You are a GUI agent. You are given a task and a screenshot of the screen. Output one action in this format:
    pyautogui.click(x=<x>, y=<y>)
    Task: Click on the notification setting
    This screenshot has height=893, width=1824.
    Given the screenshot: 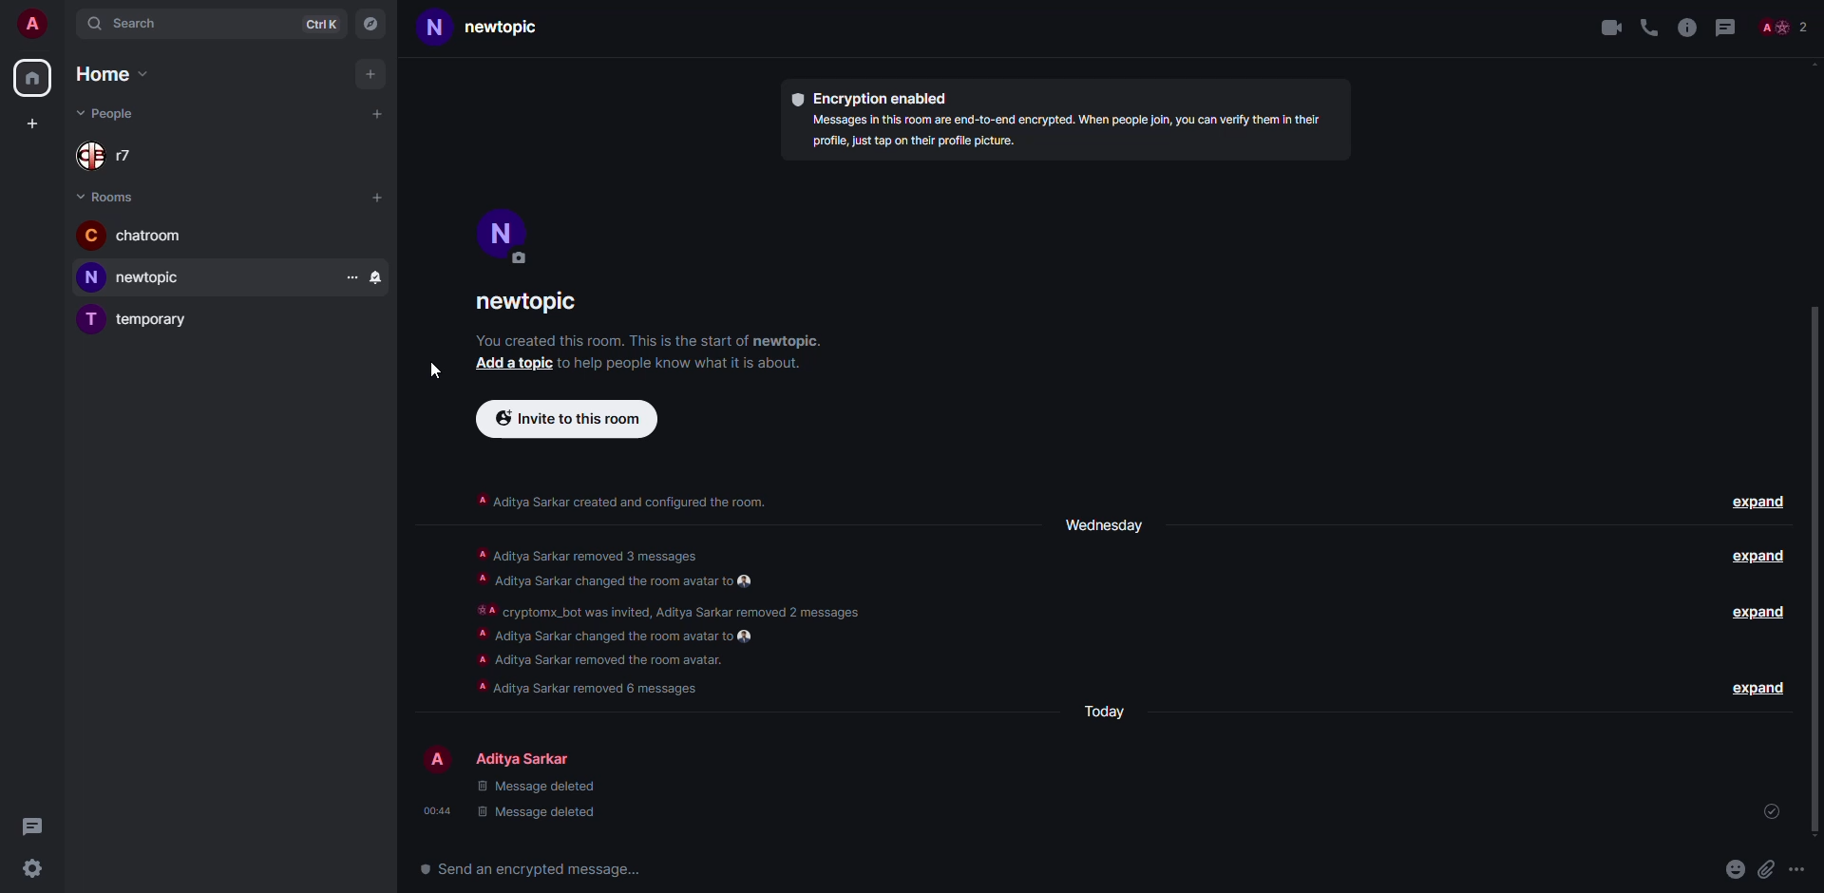 What is the action you would take?
    pyautogui.click(x=376, y=274)
    